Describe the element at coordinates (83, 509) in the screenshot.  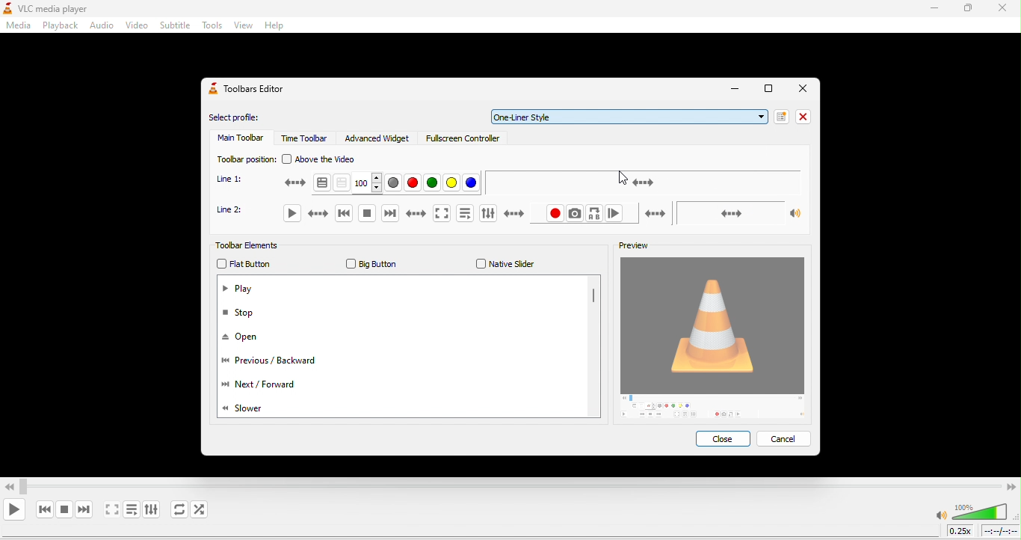
I see `next media` at that location.